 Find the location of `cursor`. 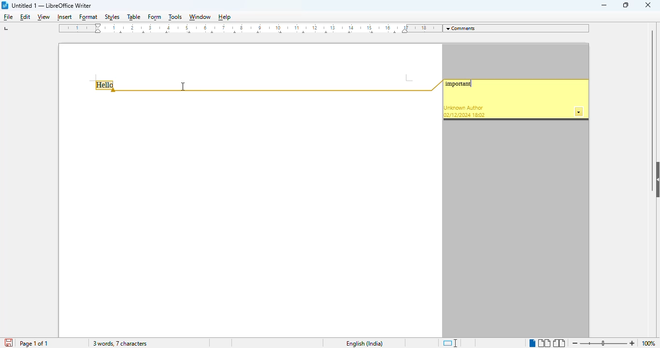

cursor is located at coordinates (183, 86).